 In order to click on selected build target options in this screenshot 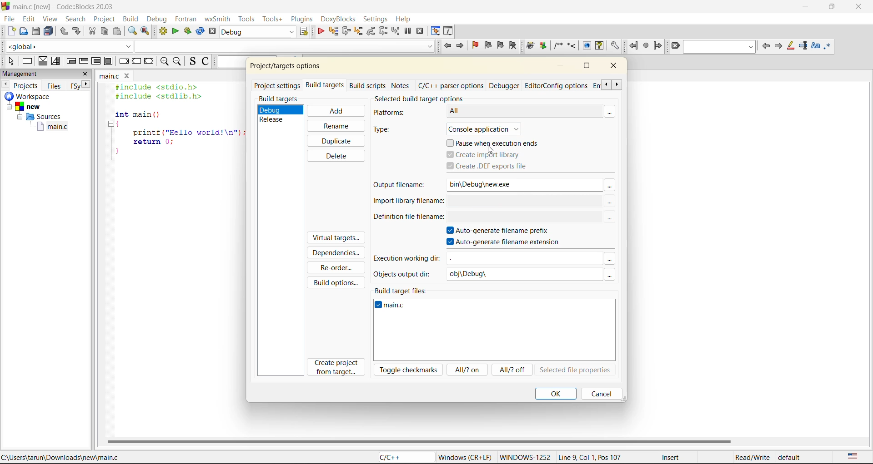, I will do `click(430, 98)`.